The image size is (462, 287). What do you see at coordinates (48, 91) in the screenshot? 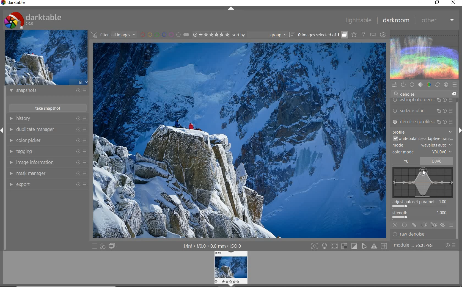
I see `snapshots` at bounding box center [48, 91].